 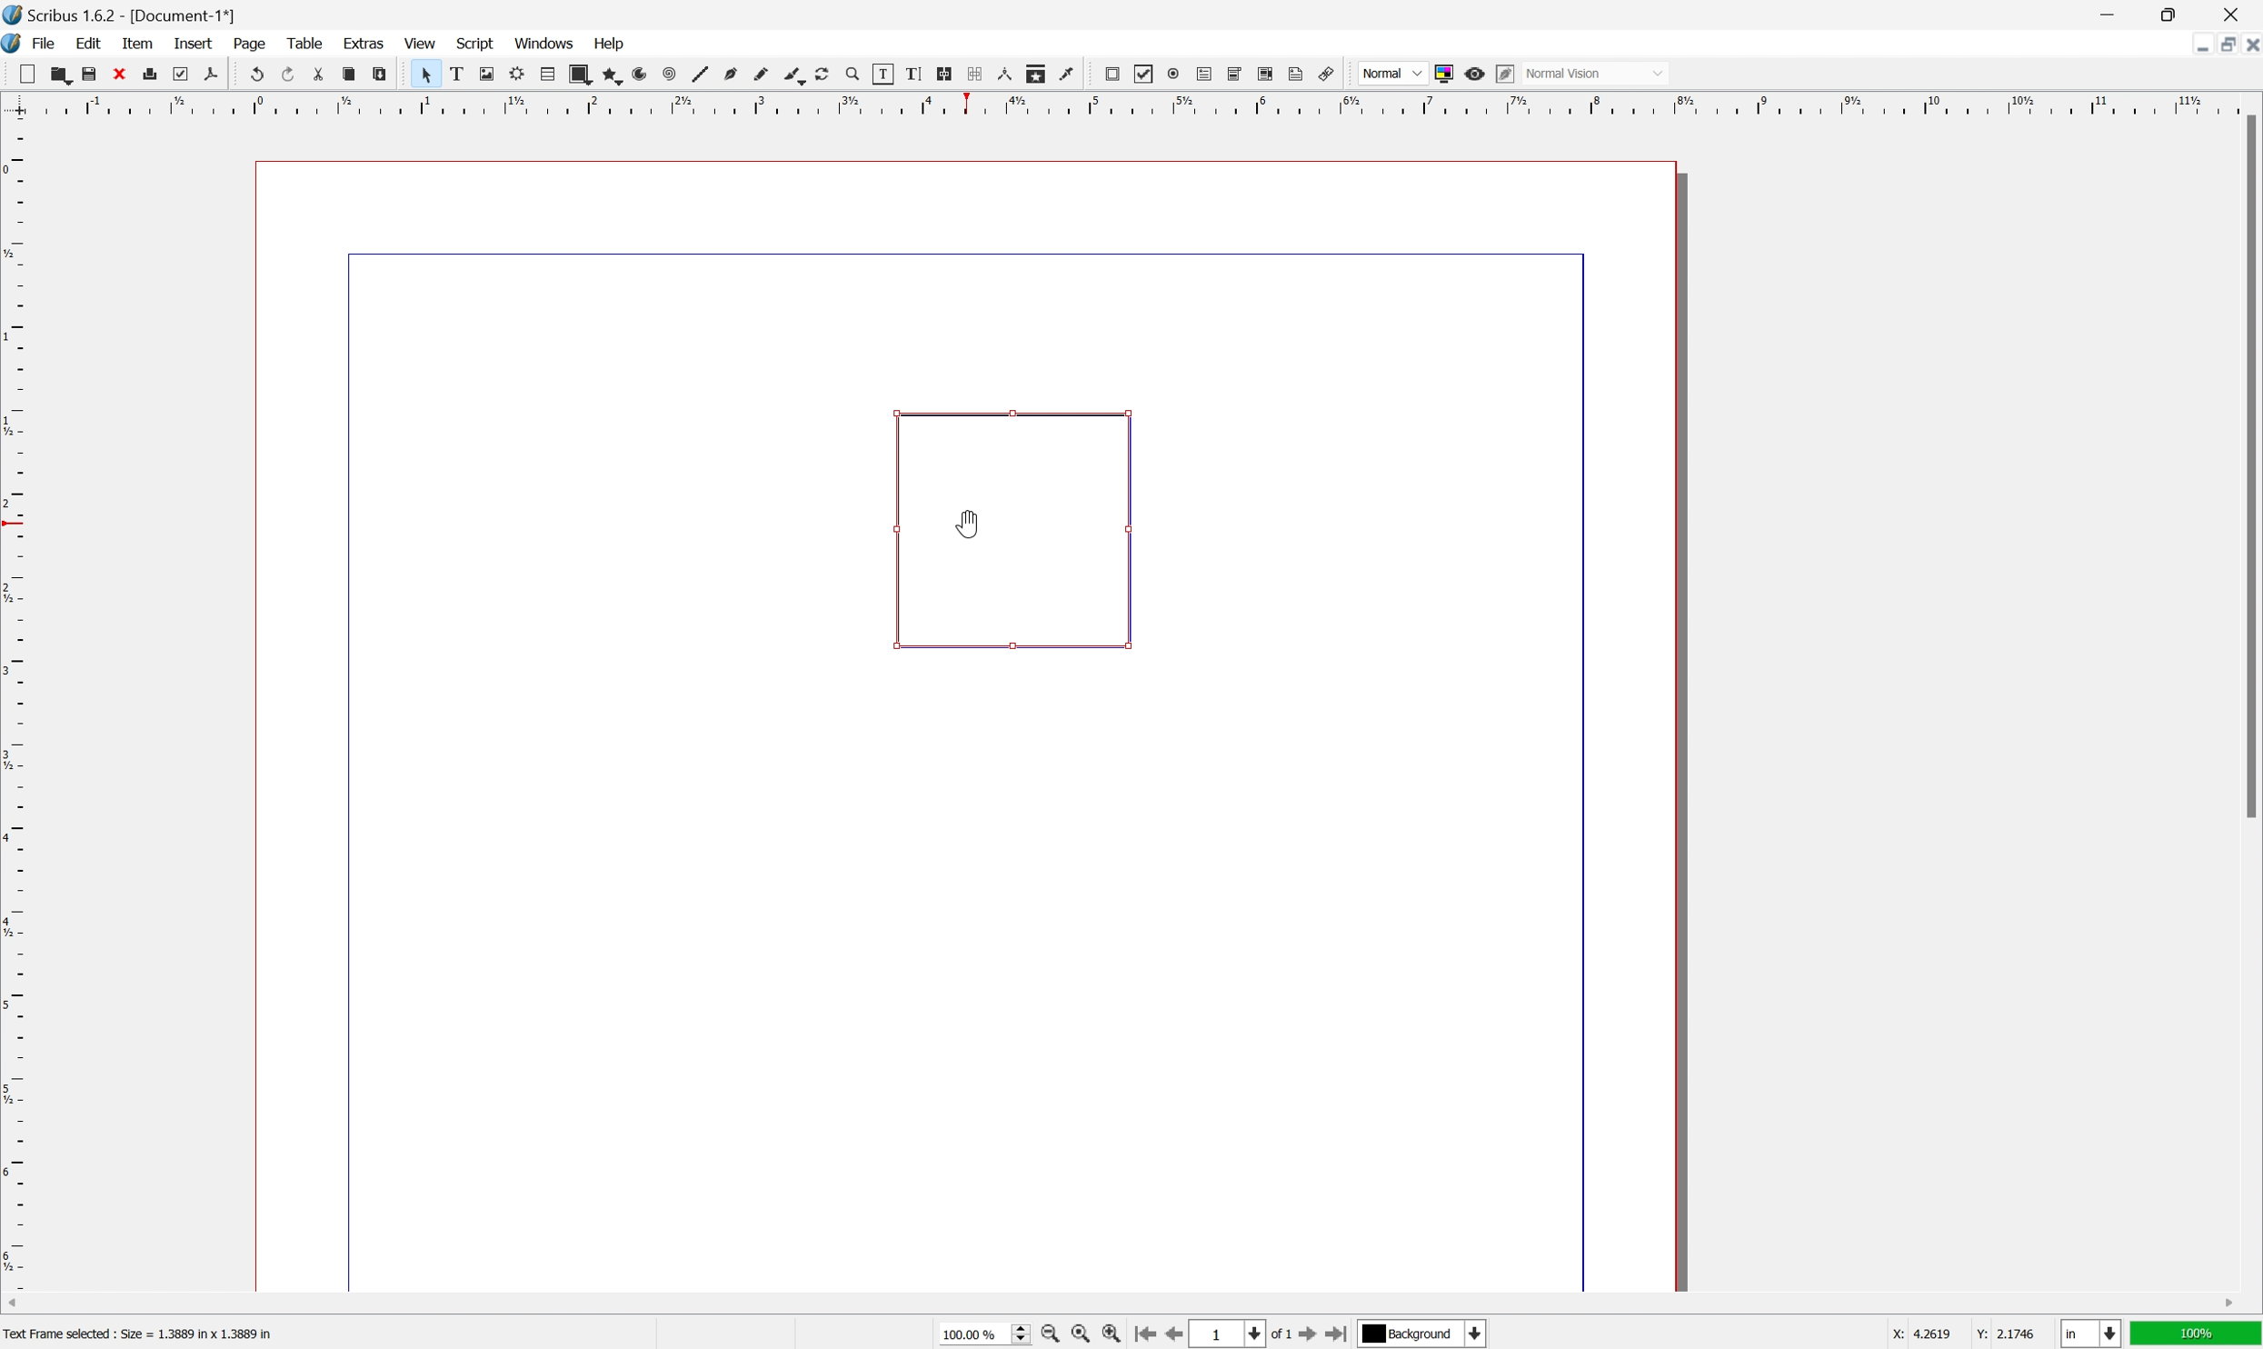 I want to click on zoom to 100%, so click(x=1080, y=1334).